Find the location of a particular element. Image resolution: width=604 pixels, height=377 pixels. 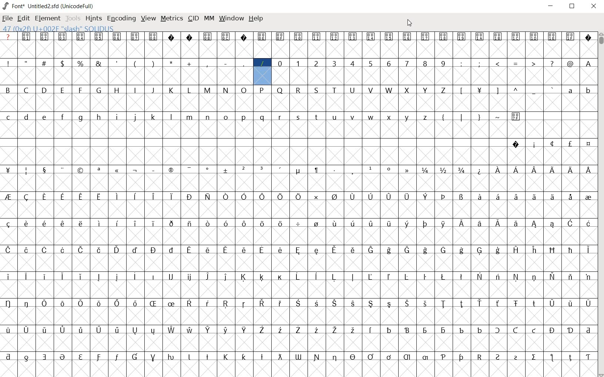

glyph is located at coordinates (499, 117).